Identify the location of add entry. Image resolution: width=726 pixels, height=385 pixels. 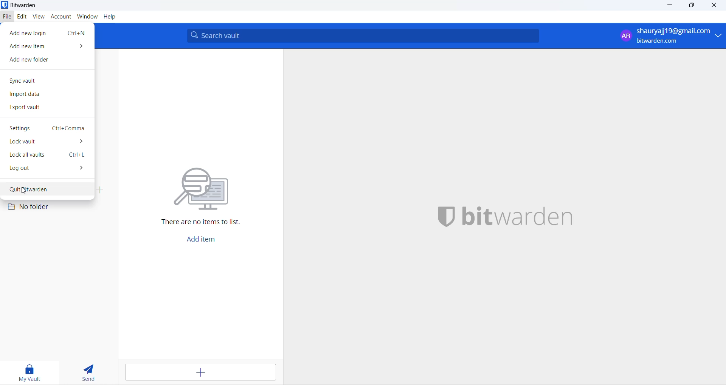
(204, 373).